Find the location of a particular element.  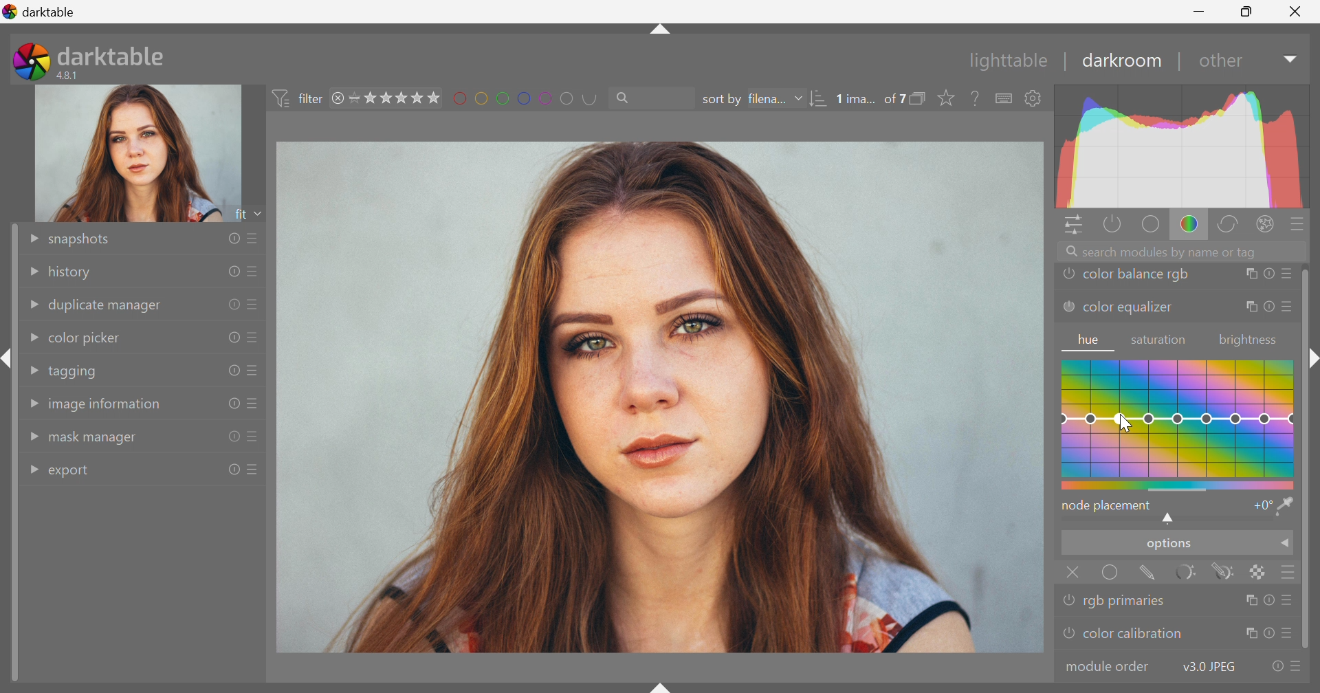

presets is located at coordinates (1290, 635).